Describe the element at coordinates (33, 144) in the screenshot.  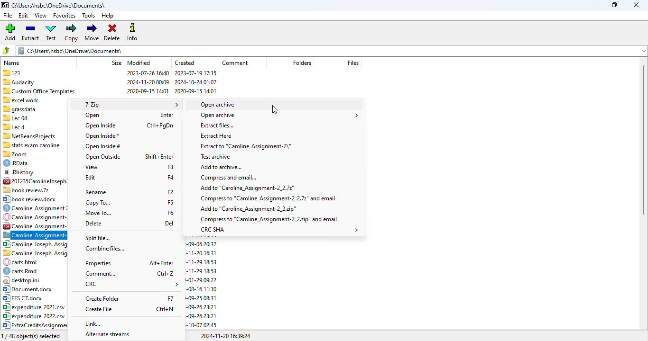
I see `1 stats exam caroline 2022-11-03 02:13 2022-11-03 02:12` at that location.